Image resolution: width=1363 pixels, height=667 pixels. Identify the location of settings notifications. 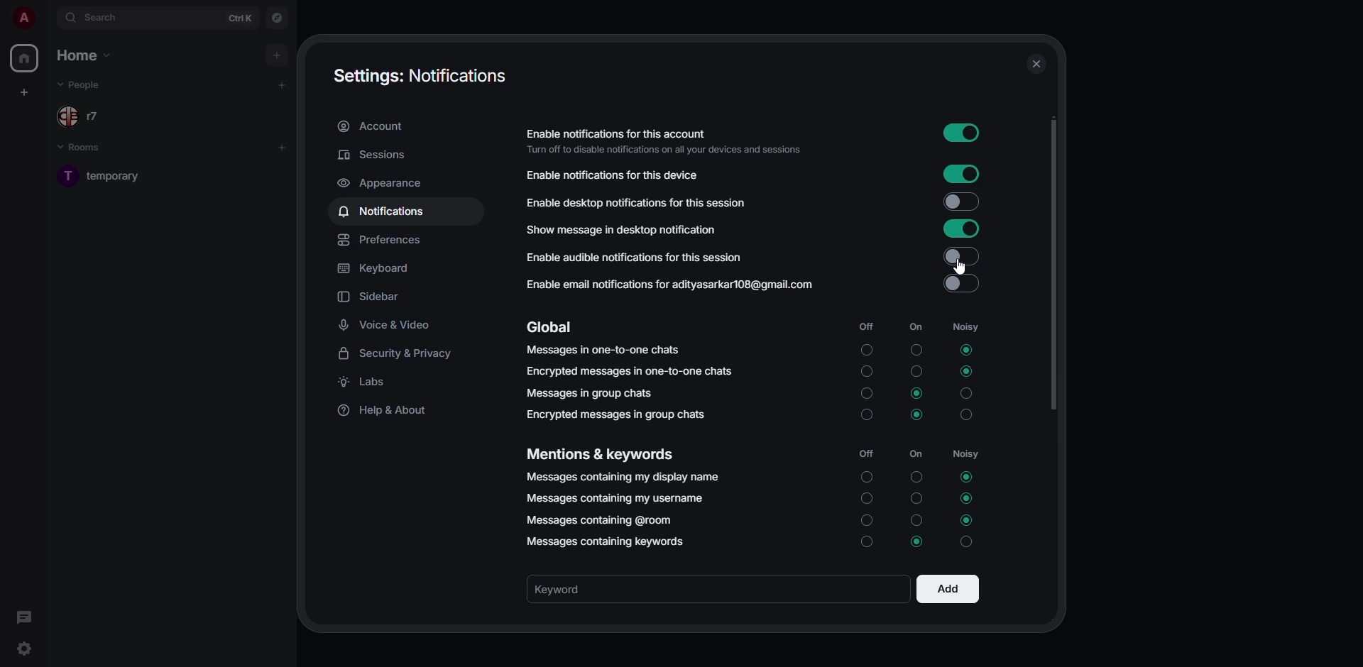
(416, 74).